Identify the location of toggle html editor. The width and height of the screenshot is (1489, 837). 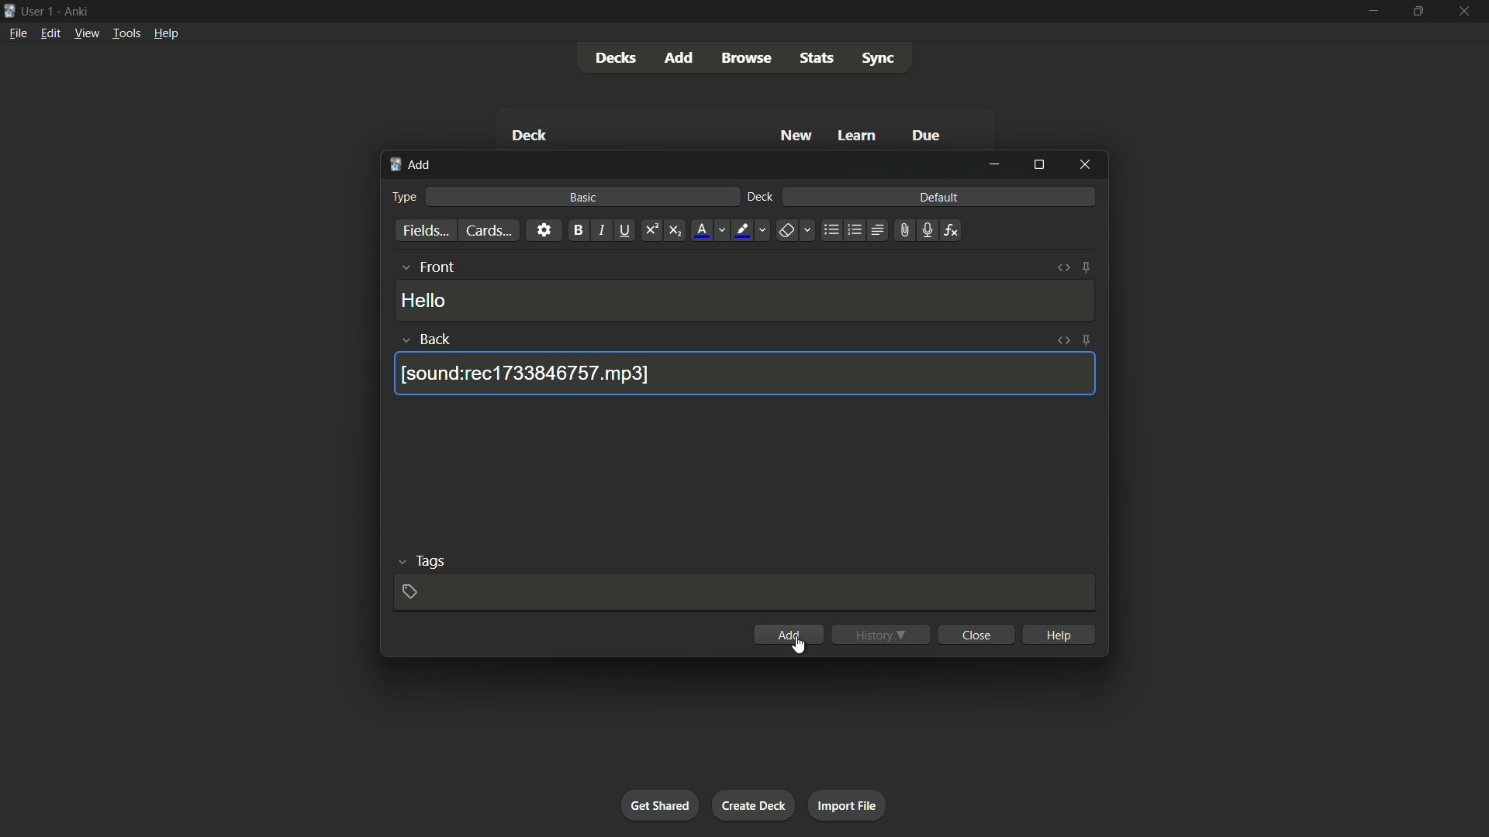
(1062, 340).